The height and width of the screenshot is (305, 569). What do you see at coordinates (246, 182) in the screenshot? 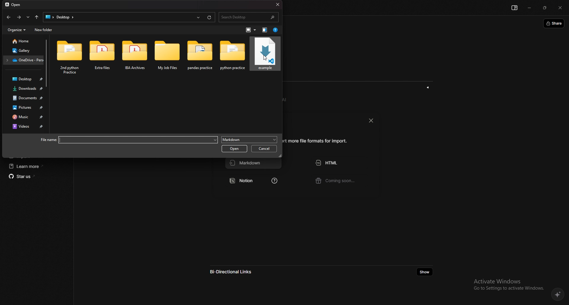
I see `notion` at bounding box center [246, 182].